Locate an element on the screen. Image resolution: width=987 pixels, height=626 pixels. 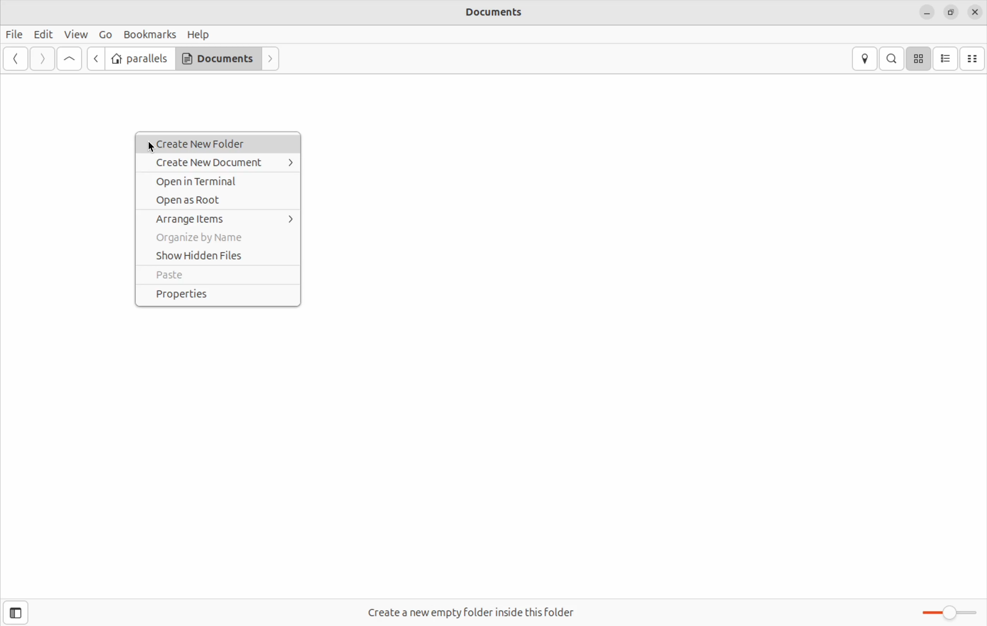
Bookmarks is located at coordinates (150, 35).